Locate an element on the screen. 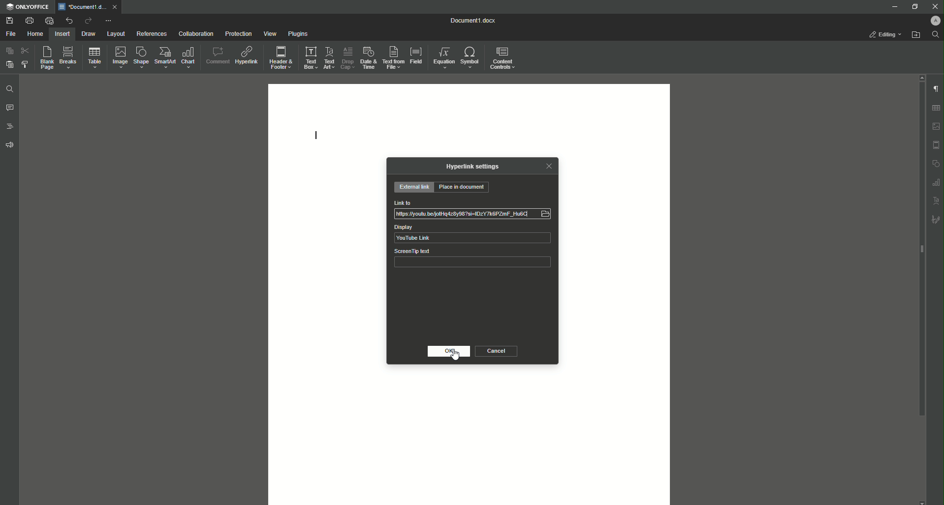 The image size is (944, 505). *Document1.docx is located at coordinates (82, 7).